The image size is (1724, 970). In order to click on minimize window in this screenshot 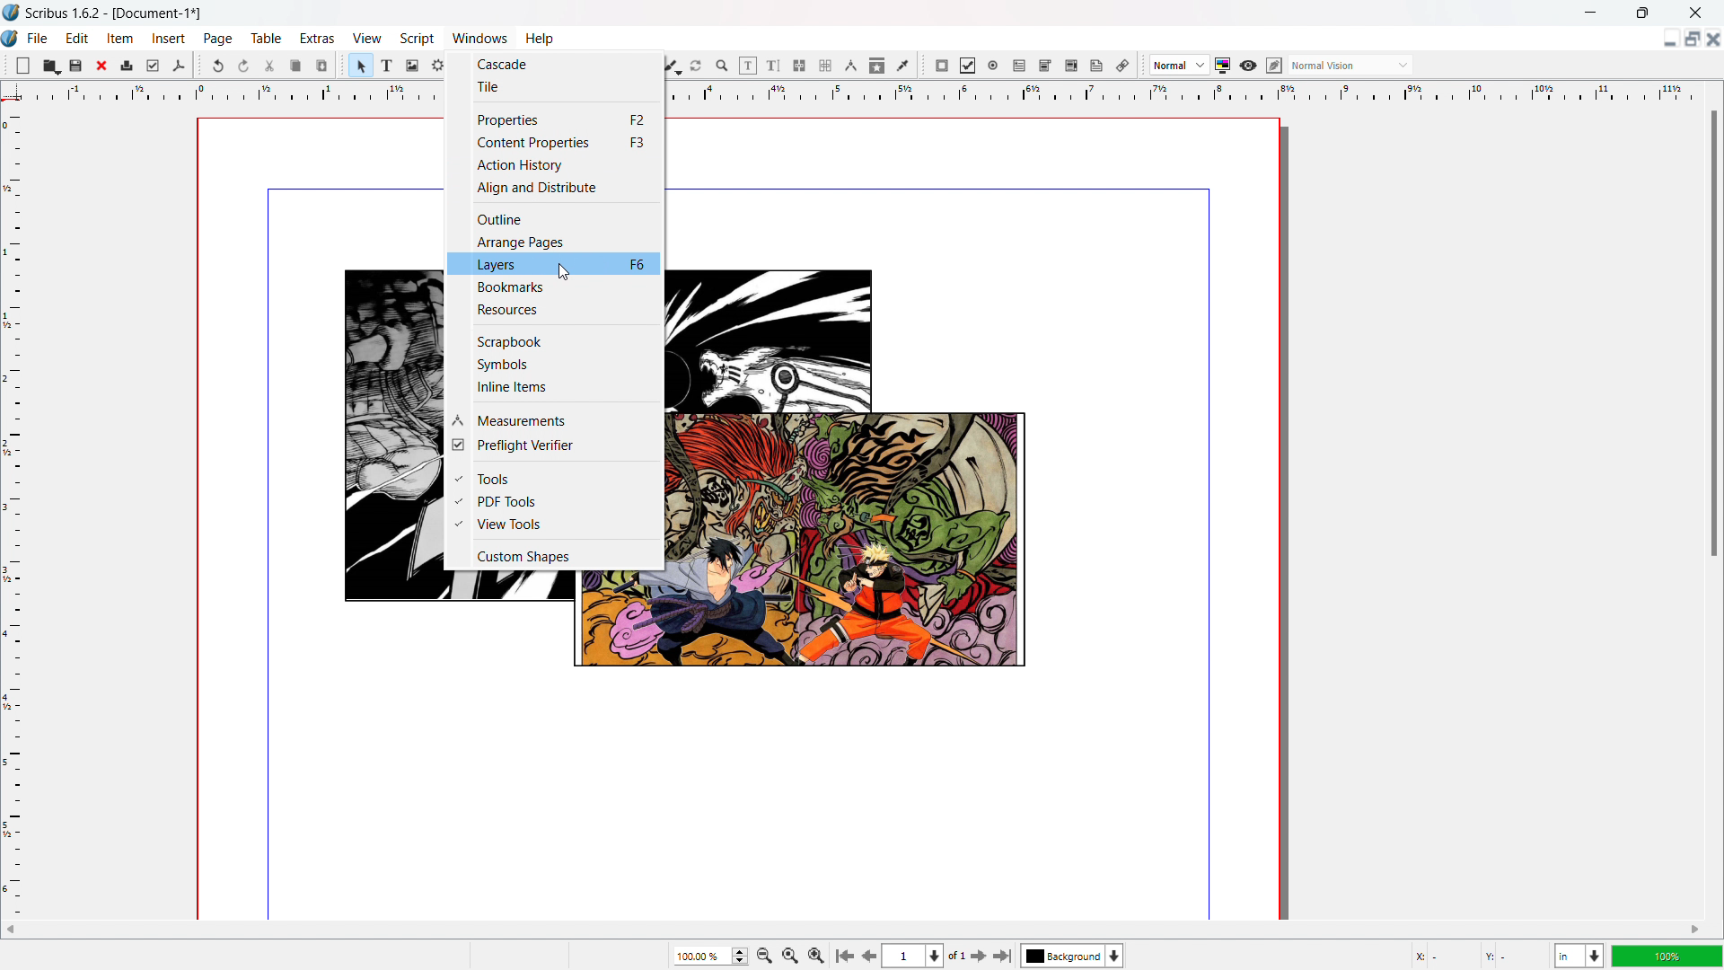, I will do `click(1592, 13)`.